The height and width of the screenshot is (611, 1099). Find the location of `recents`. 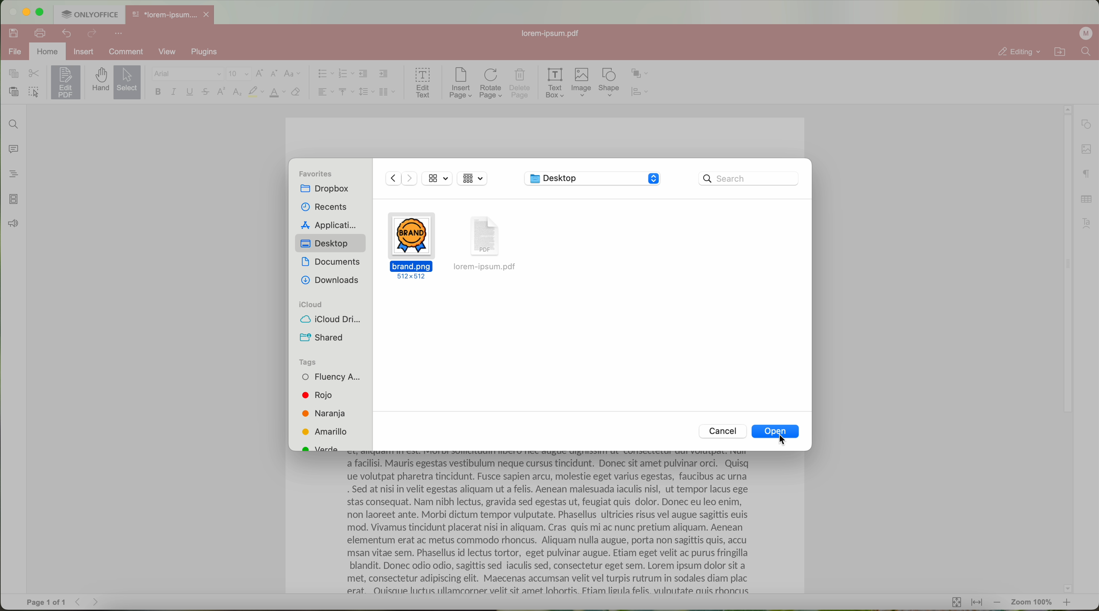

recents is located at coordinates (323, 207).